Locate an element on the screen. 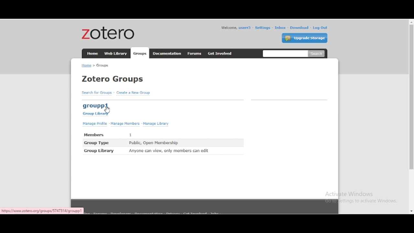 Image resolution: width=414 pixels, height=233 pixels. group library is located at coordinates (95, 114).